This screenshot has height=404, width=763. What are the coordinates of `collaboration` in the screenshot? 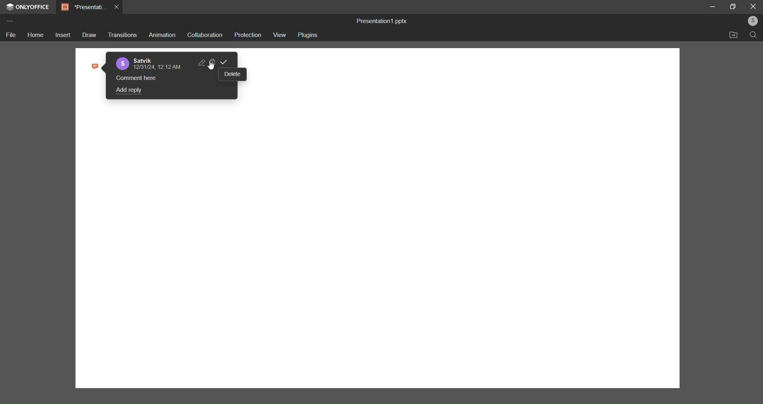 It's located at (205, 34).